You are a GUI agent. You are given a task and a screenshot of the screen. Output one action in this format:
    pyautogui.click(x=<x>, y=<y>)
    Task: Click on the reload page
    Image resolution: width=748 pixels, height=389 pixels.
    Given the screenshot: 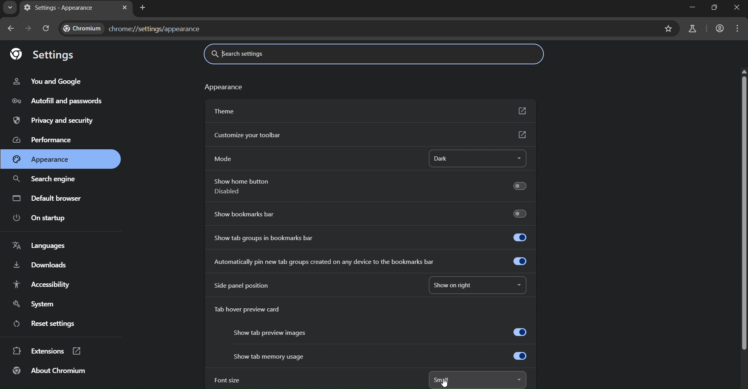 What is the action you would take?
    pyautogui.click(x=45, y=27)
    